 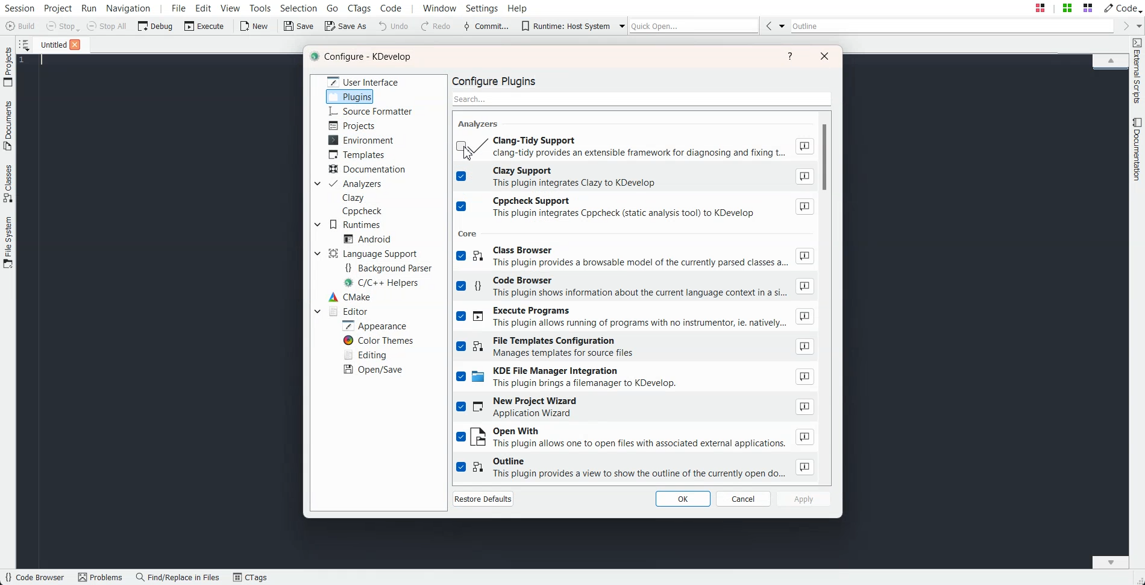 What do you see at coordinates (635, 258) in the screenshot?
I see `Enable Class Browser` at bounding box center [635, 258].